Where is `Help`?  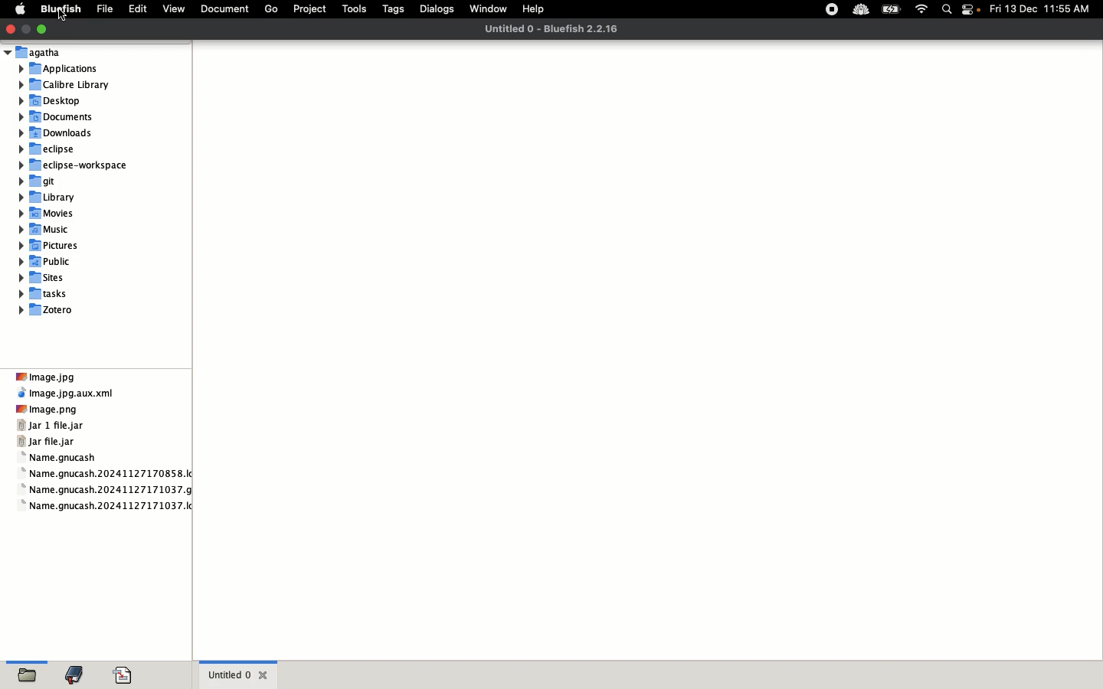 Help is located at coordinates (538, 9).